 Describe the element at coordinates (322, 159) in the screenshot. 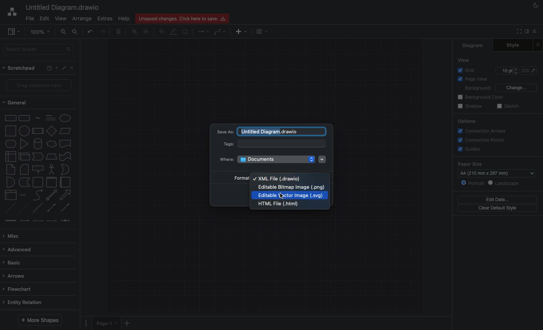

I see `Dropdown` at that location.